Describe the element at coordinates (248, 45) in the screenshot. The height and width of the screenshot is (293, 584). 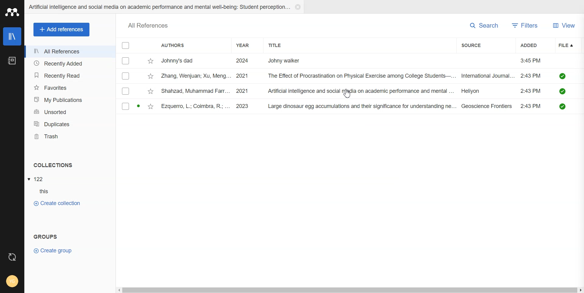
I see `Year` at that location.